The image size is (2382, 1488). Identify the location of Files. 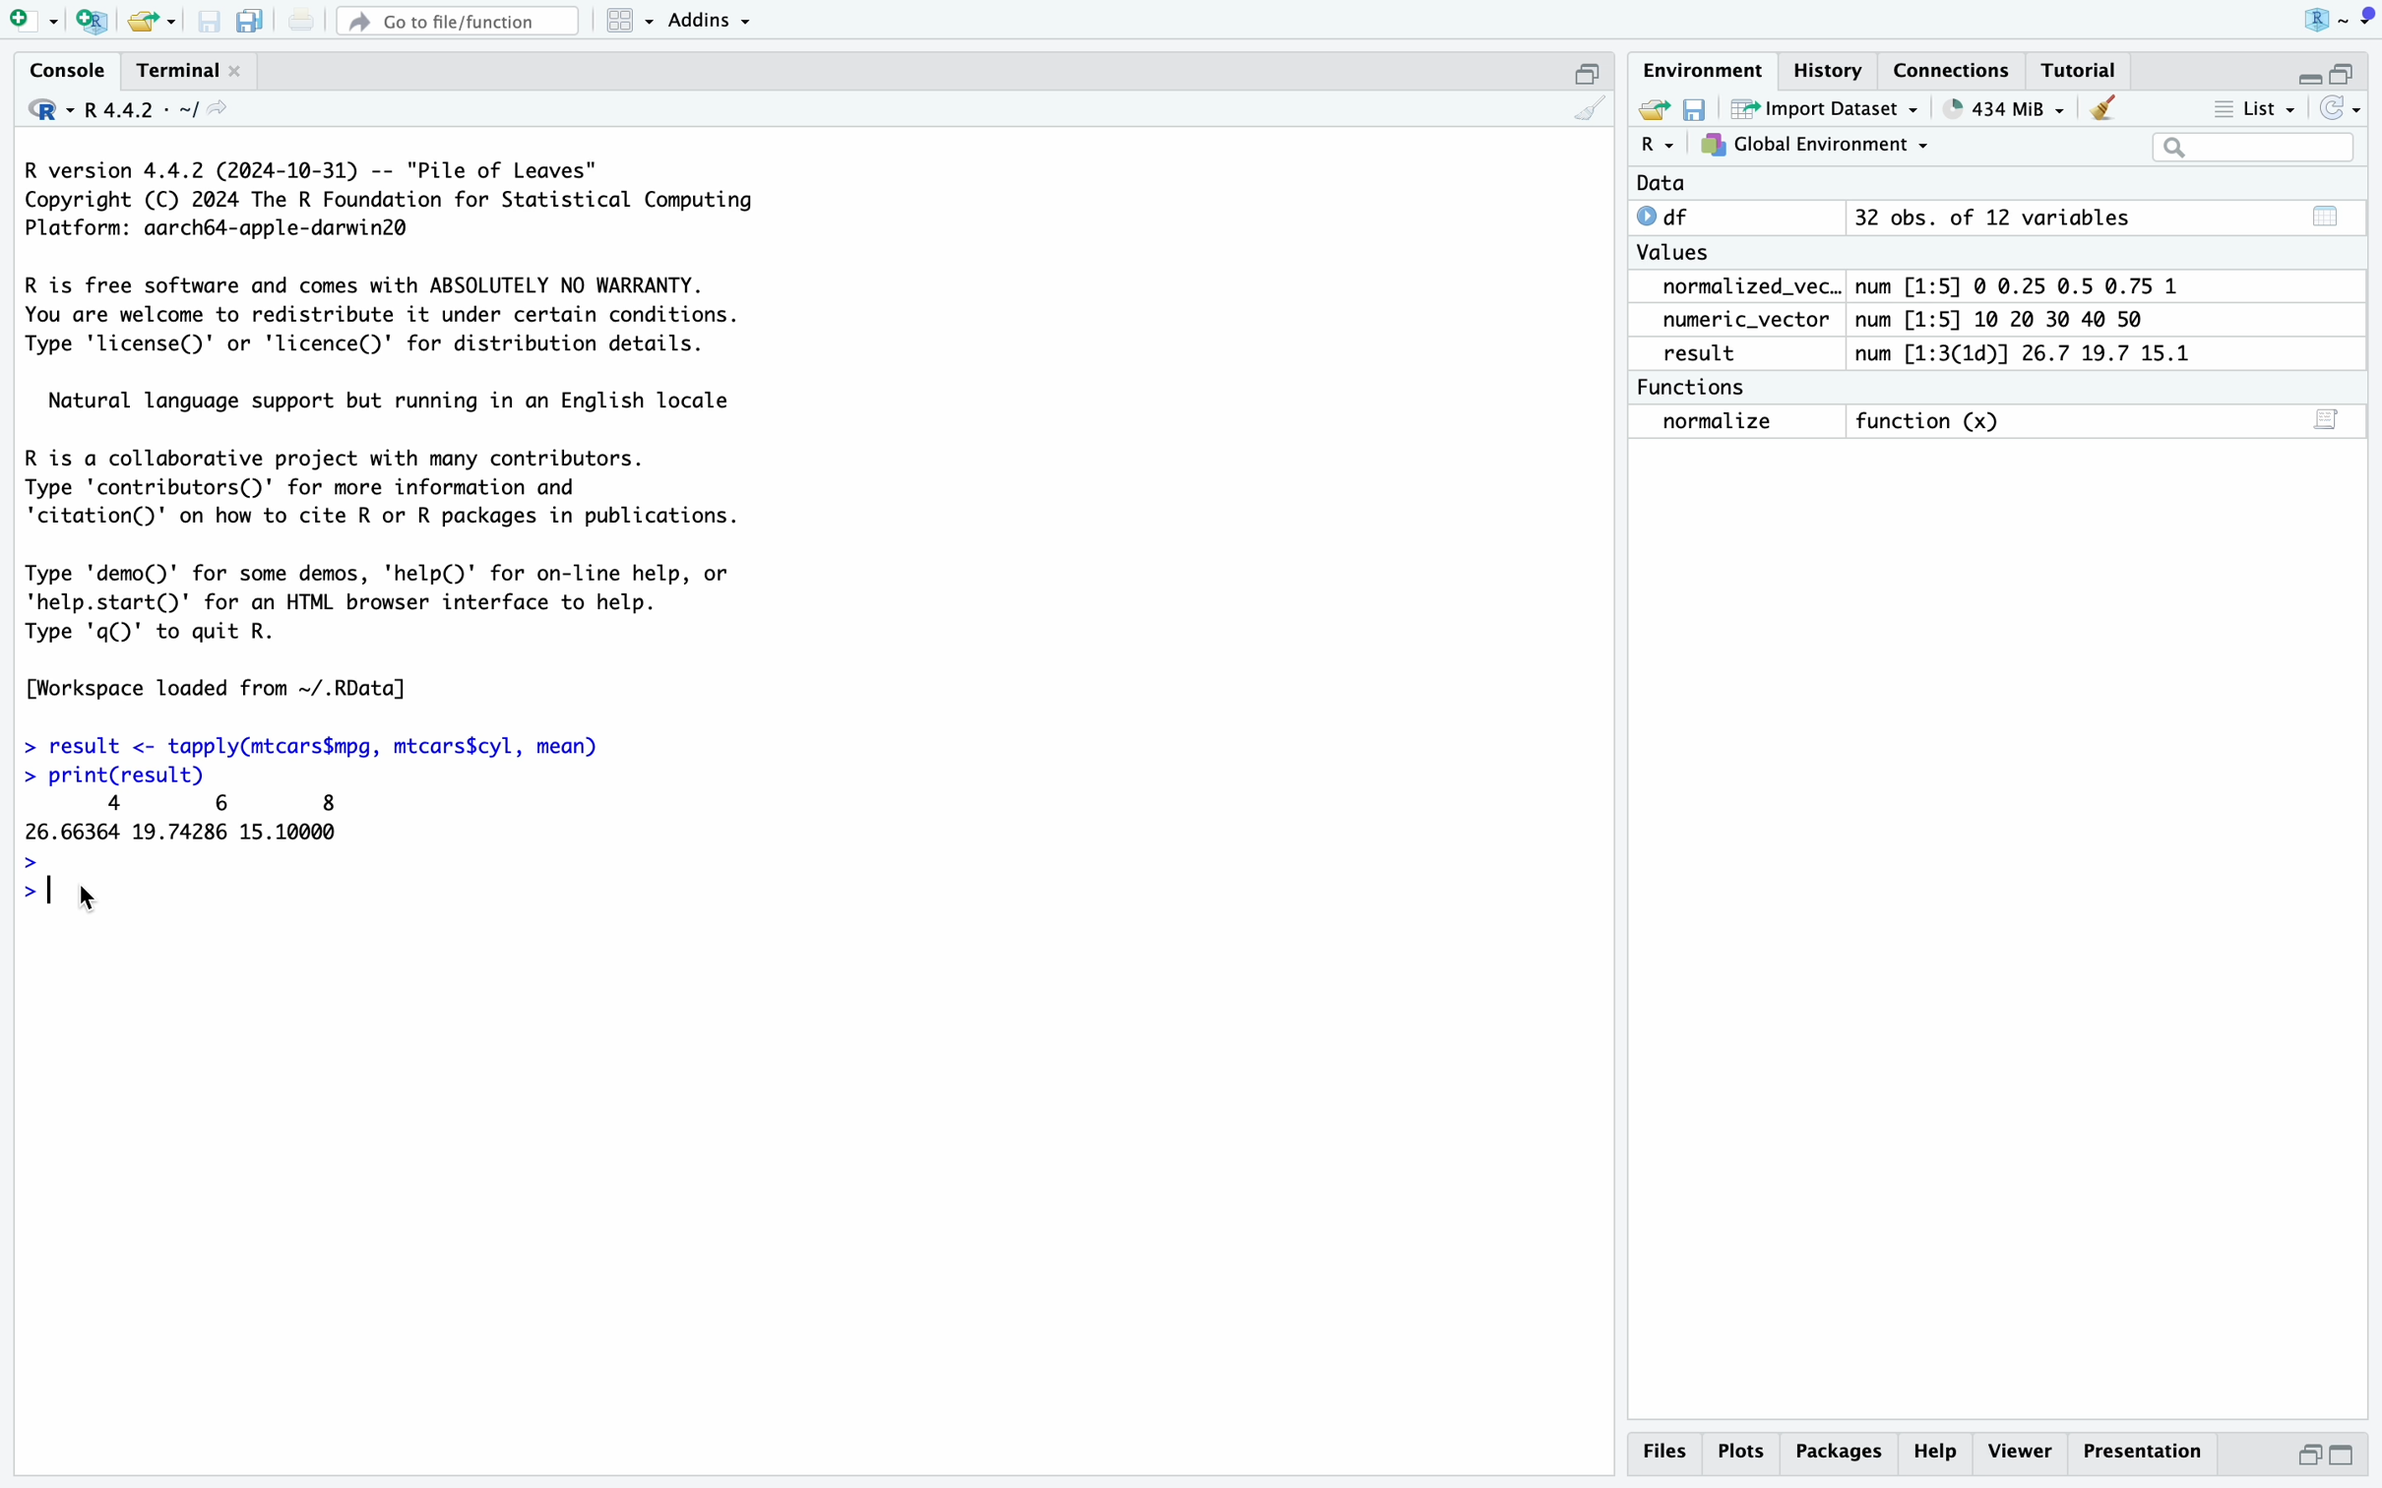
(1663, 1452).